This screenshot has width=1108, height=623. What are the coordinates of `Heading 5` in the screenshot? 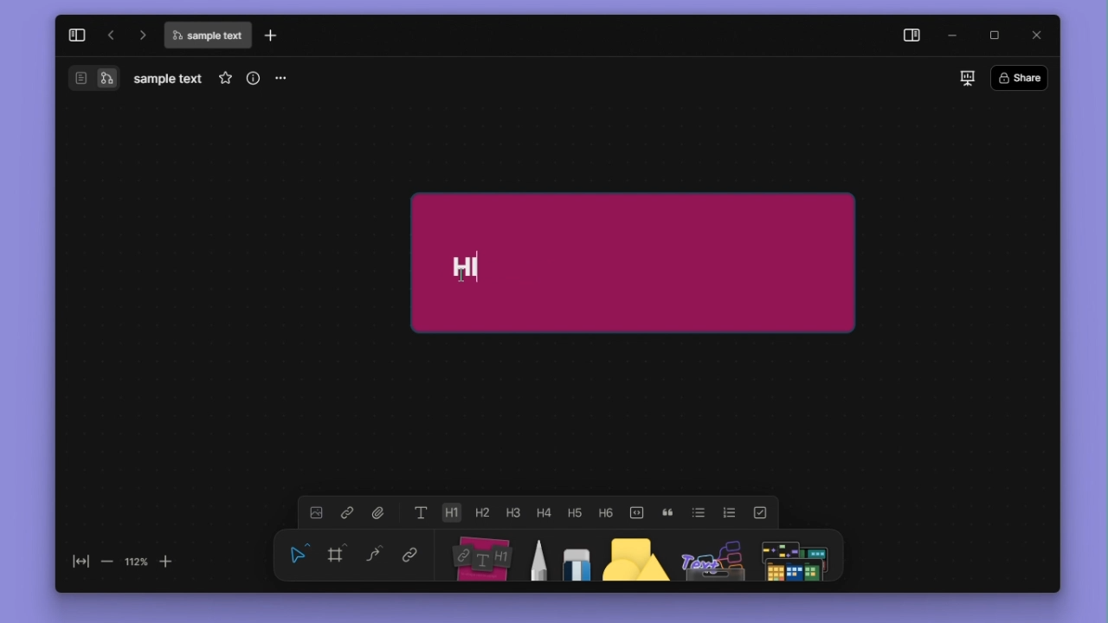 It's located at (575, 512).